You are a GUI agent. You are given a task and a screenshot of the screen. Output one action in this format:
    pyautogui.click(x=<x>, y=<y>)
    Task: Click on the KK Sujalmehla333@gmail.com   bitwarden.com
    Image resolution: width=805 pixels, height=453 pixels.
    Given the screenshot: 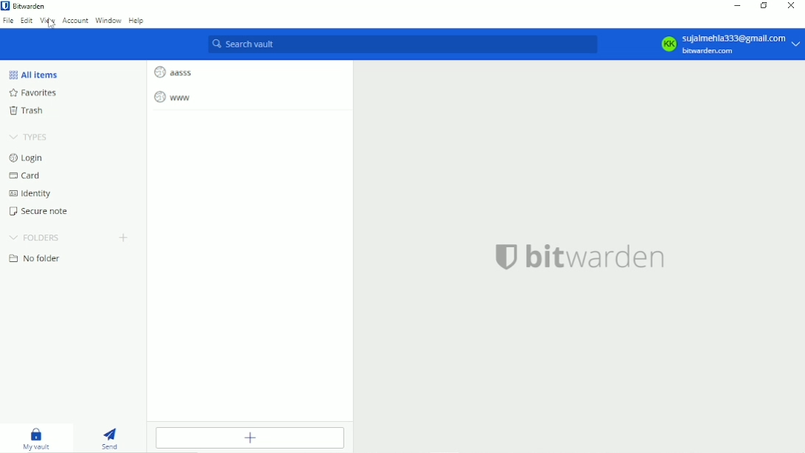 What is the action you would take?
    pyautogui.click(x=728, y=43)
    